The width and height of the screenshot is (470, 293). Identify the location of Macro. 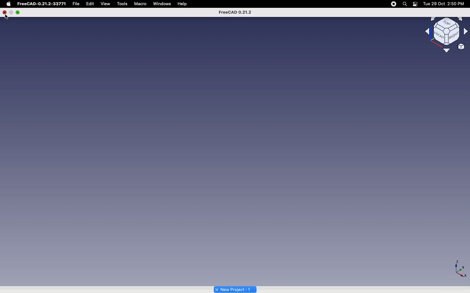
(141, 4).